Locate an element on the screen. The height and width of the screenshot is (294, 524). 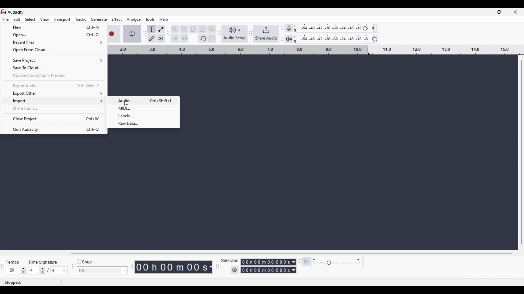
Import options is located at coordinates (54, 101).